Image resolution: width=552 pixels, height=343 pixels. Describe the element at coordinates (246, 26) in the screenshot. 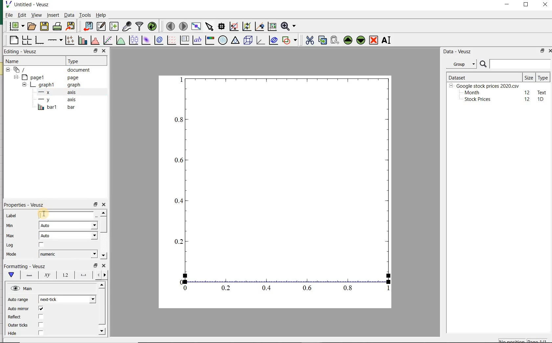

I see `click to zoom out of graph axes` at that location.